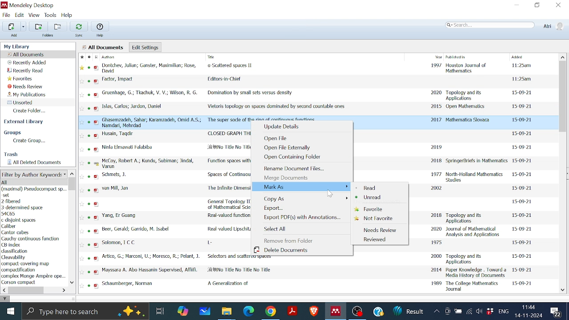 The height and width of the screenshot is (320, 569). What do you see at coordinates (33, 192) in the screenshot?
I see `(maximal) Pseudocompact` at bounding box center [33, 192].